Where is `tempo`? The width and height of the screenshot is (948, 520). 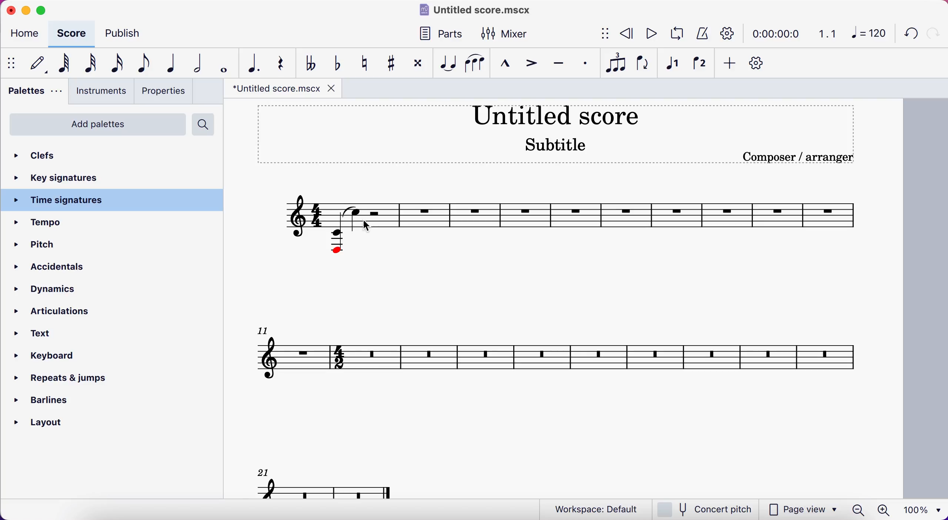
tempo is located at coordinates (70, 223).